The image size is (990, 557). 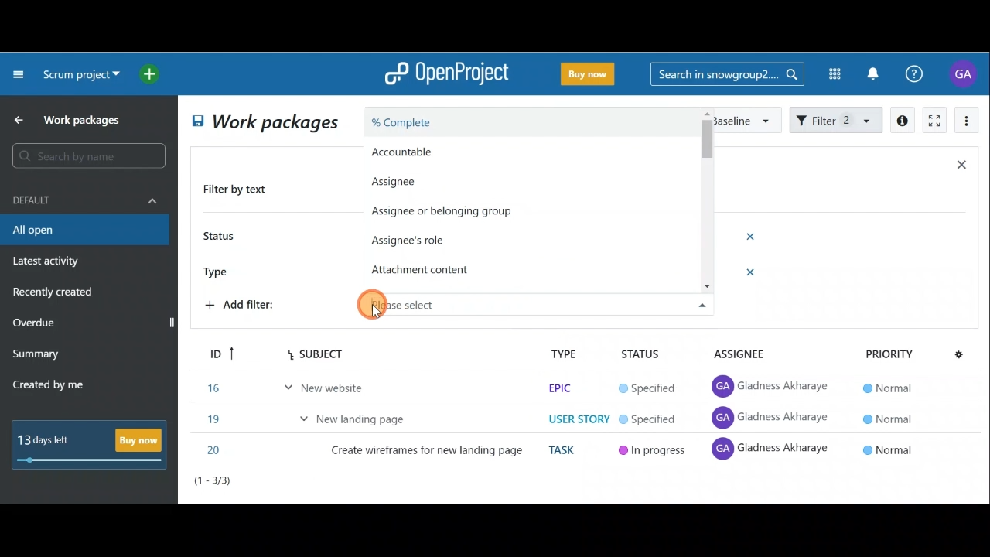 I want to click on Menu bar, so click(x=295, y=354).